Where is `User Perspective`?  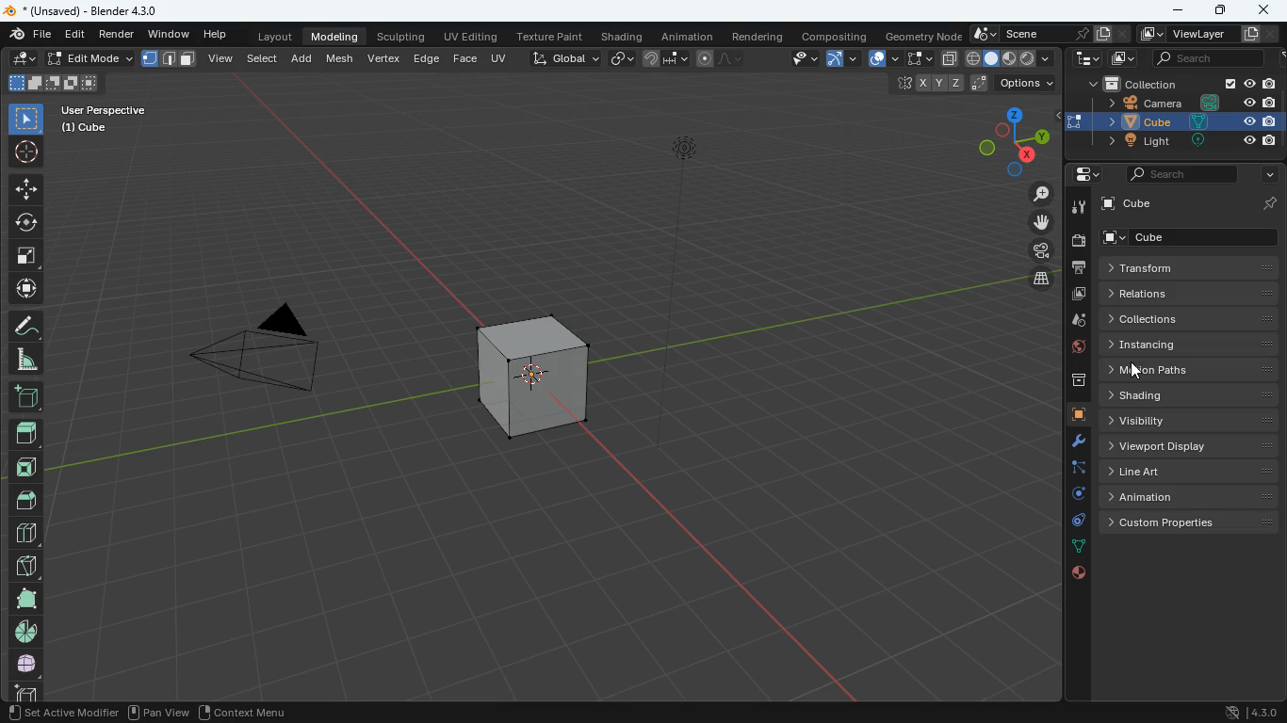
User Perspective is located at coordinates (104, 107).